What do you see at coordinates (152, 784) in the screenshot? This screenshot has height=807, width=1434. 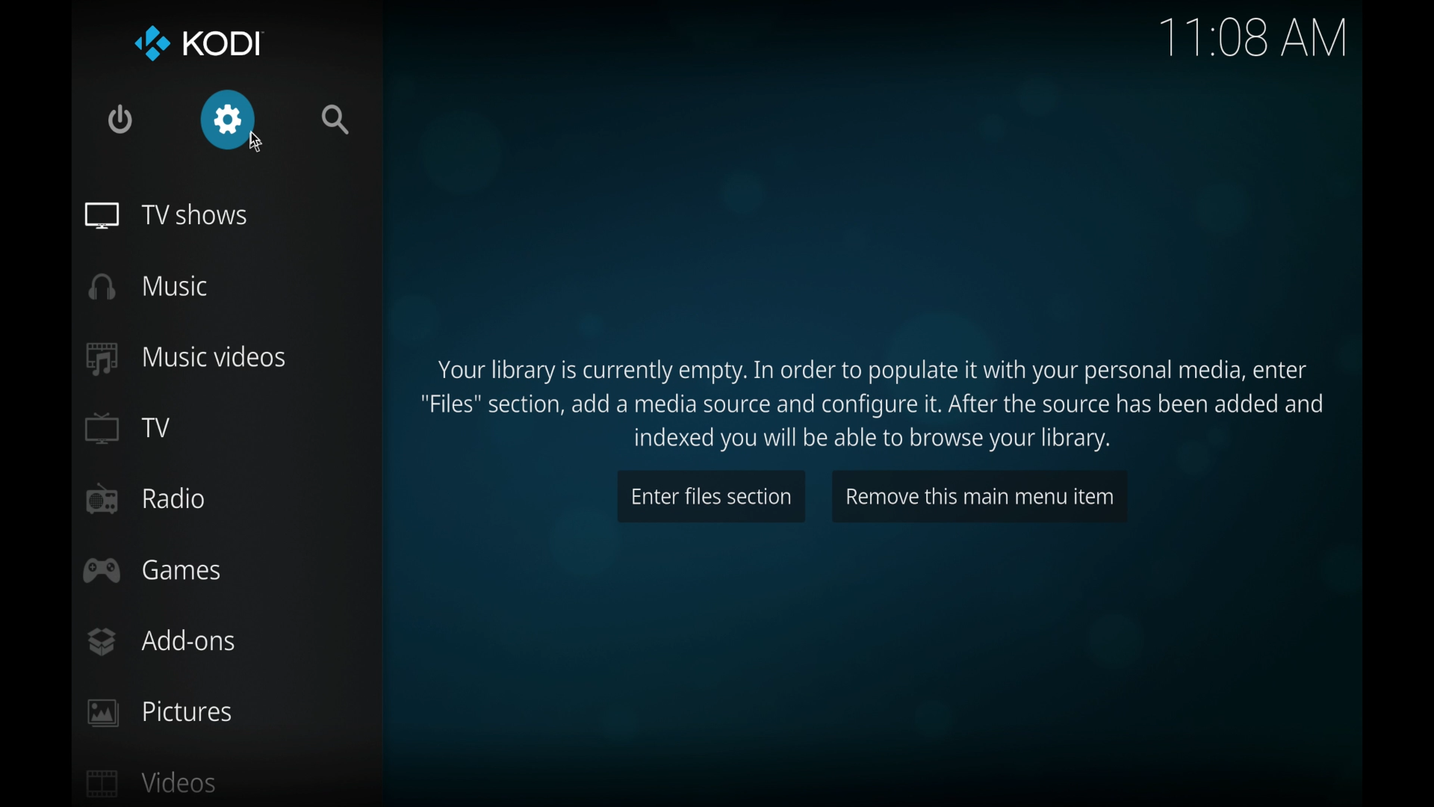 I see `videos` at bounding box center [152, 784].